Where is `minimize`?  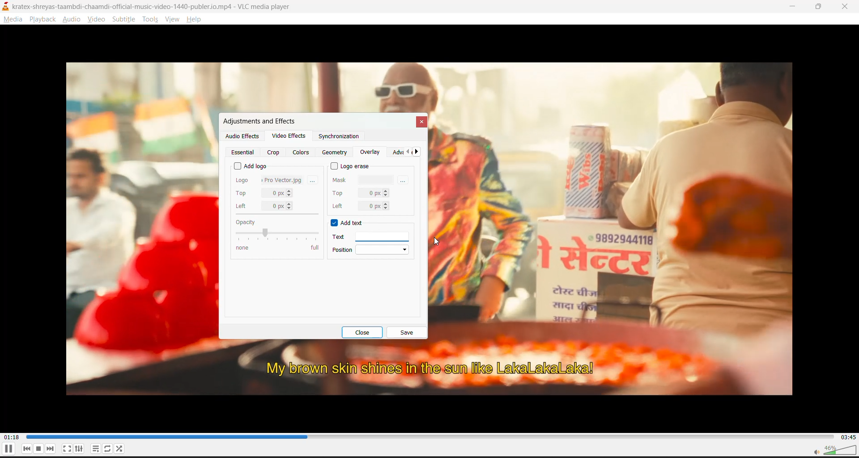 minimize is located at coordinates (794, 6).